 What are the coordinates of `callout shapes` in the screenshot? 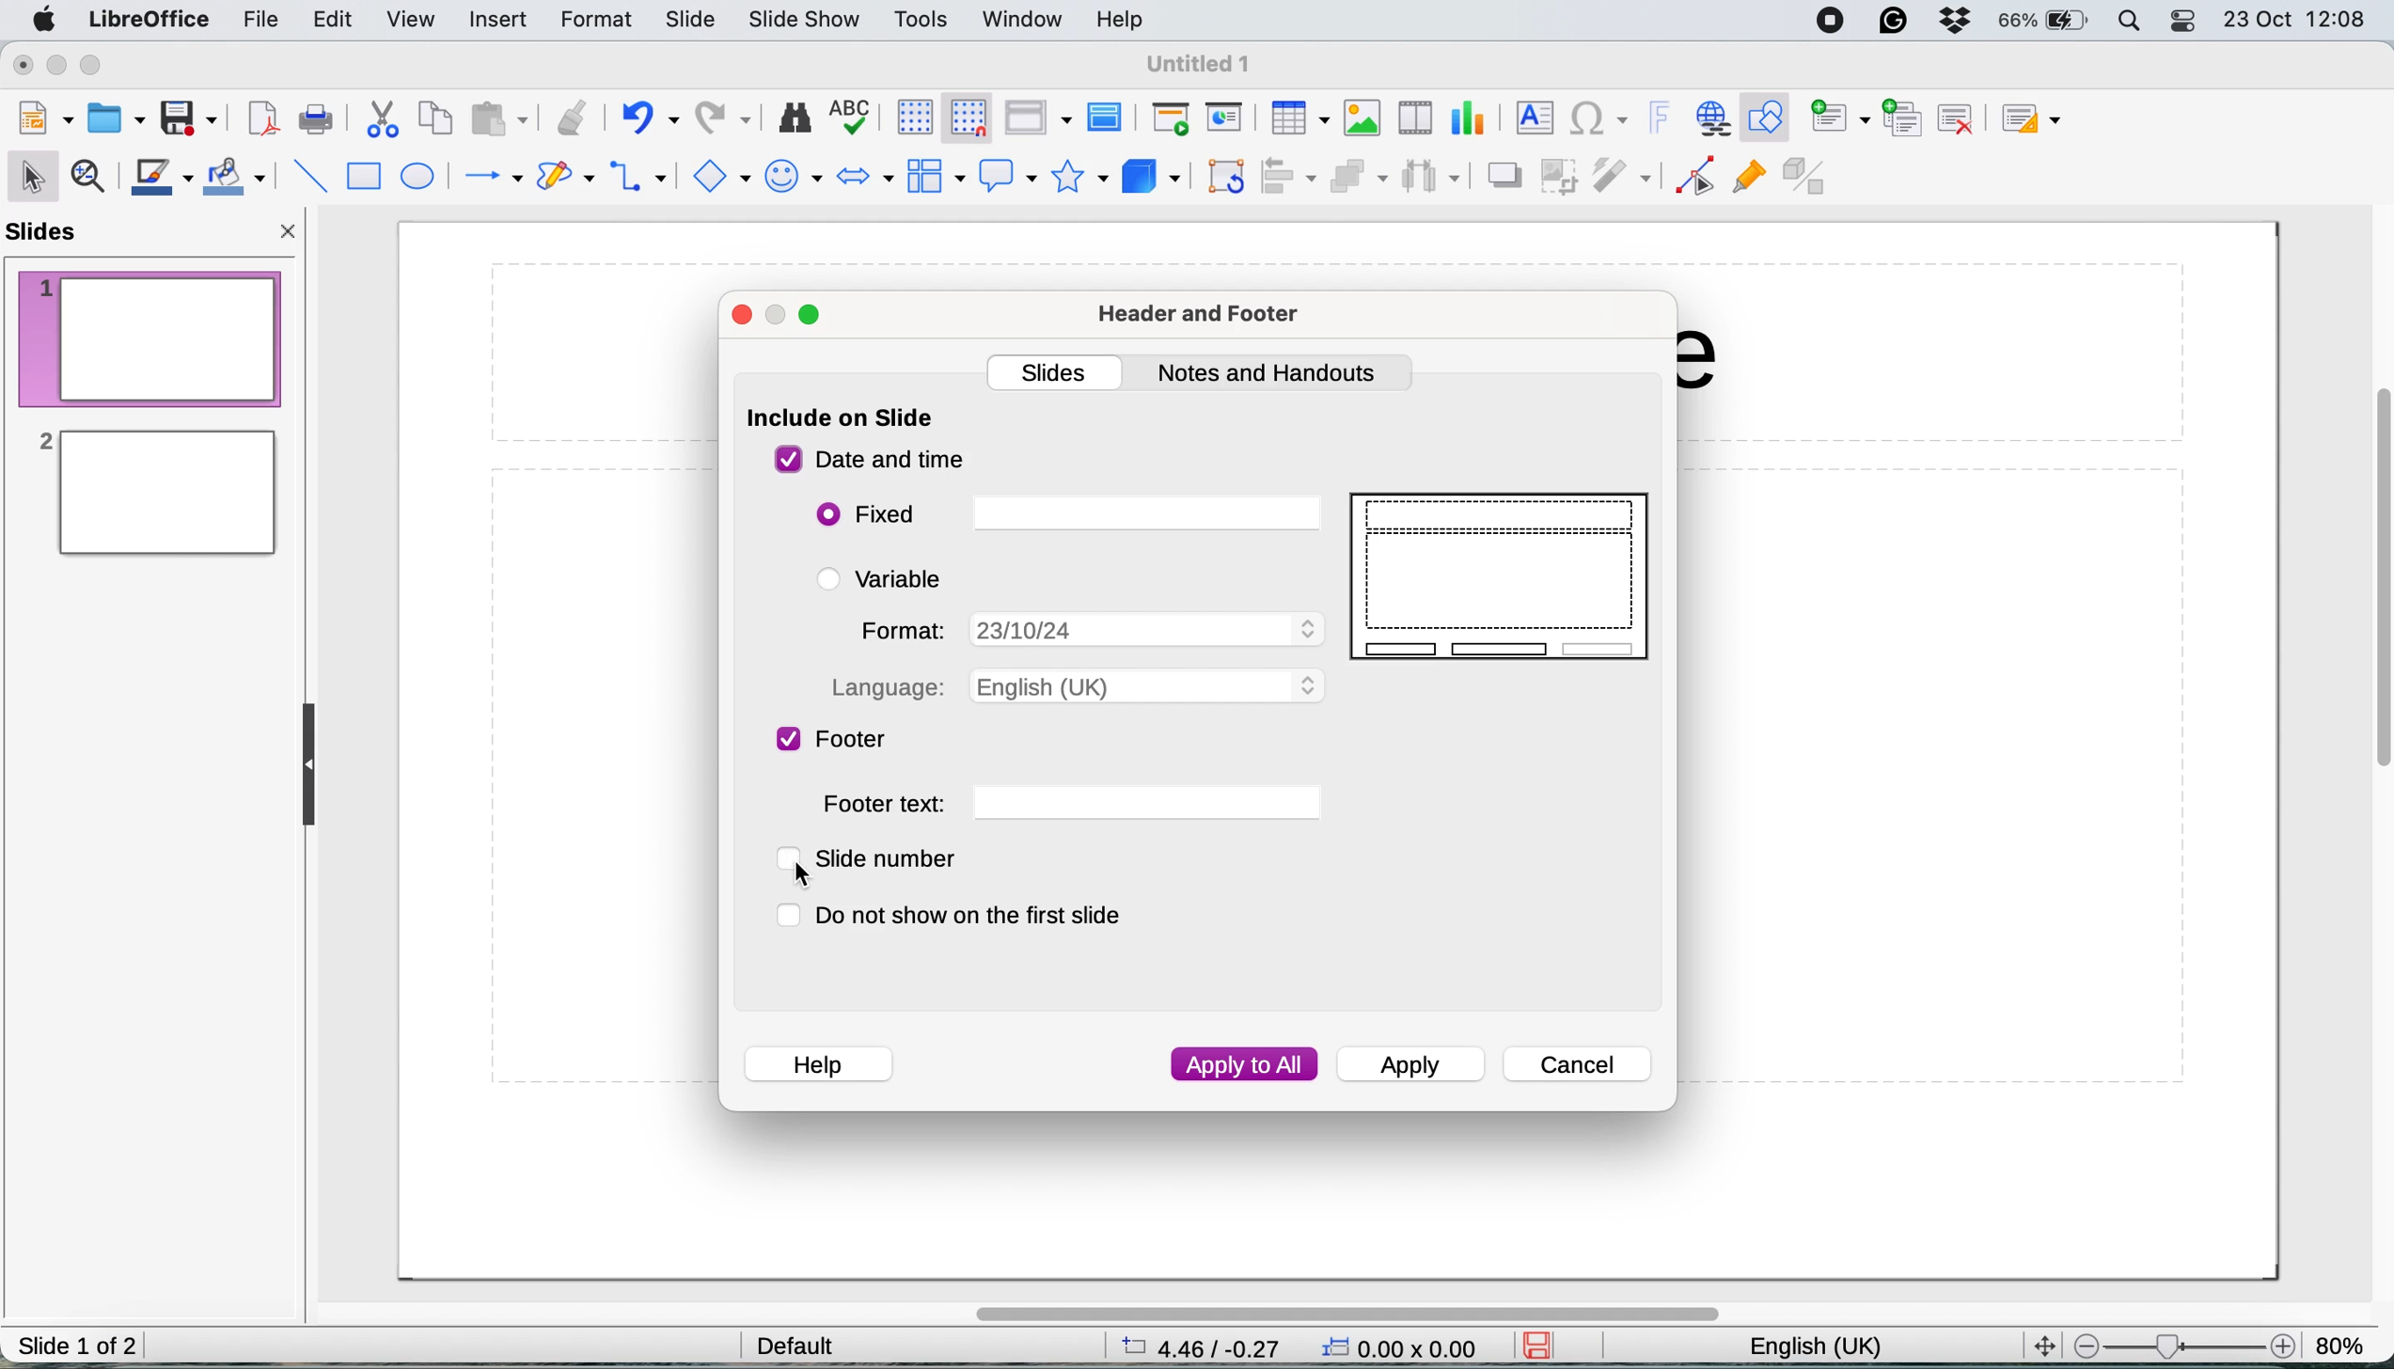 It's located at (1001, 175).